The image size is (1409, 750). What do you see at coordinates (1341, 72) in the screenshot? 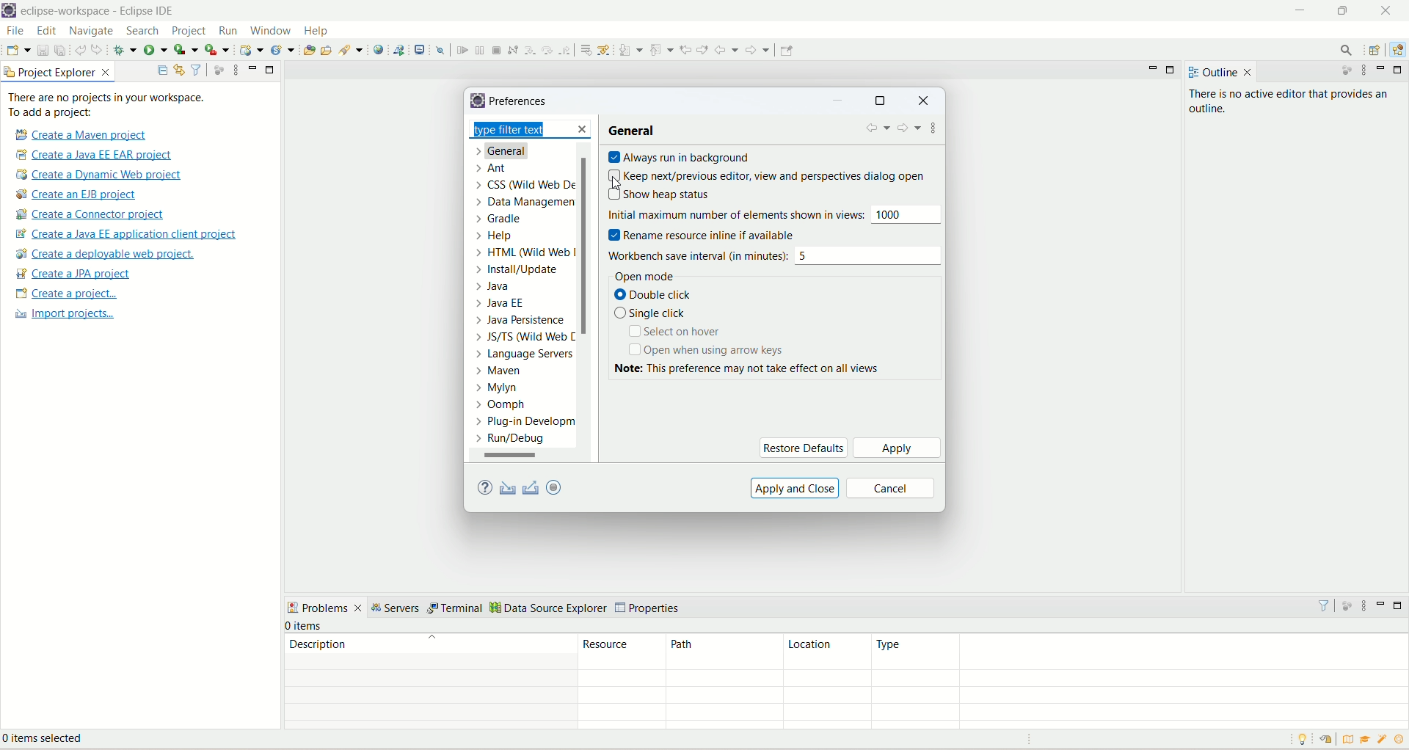
I see `focus on active task` at bounding box center [1341, 72].